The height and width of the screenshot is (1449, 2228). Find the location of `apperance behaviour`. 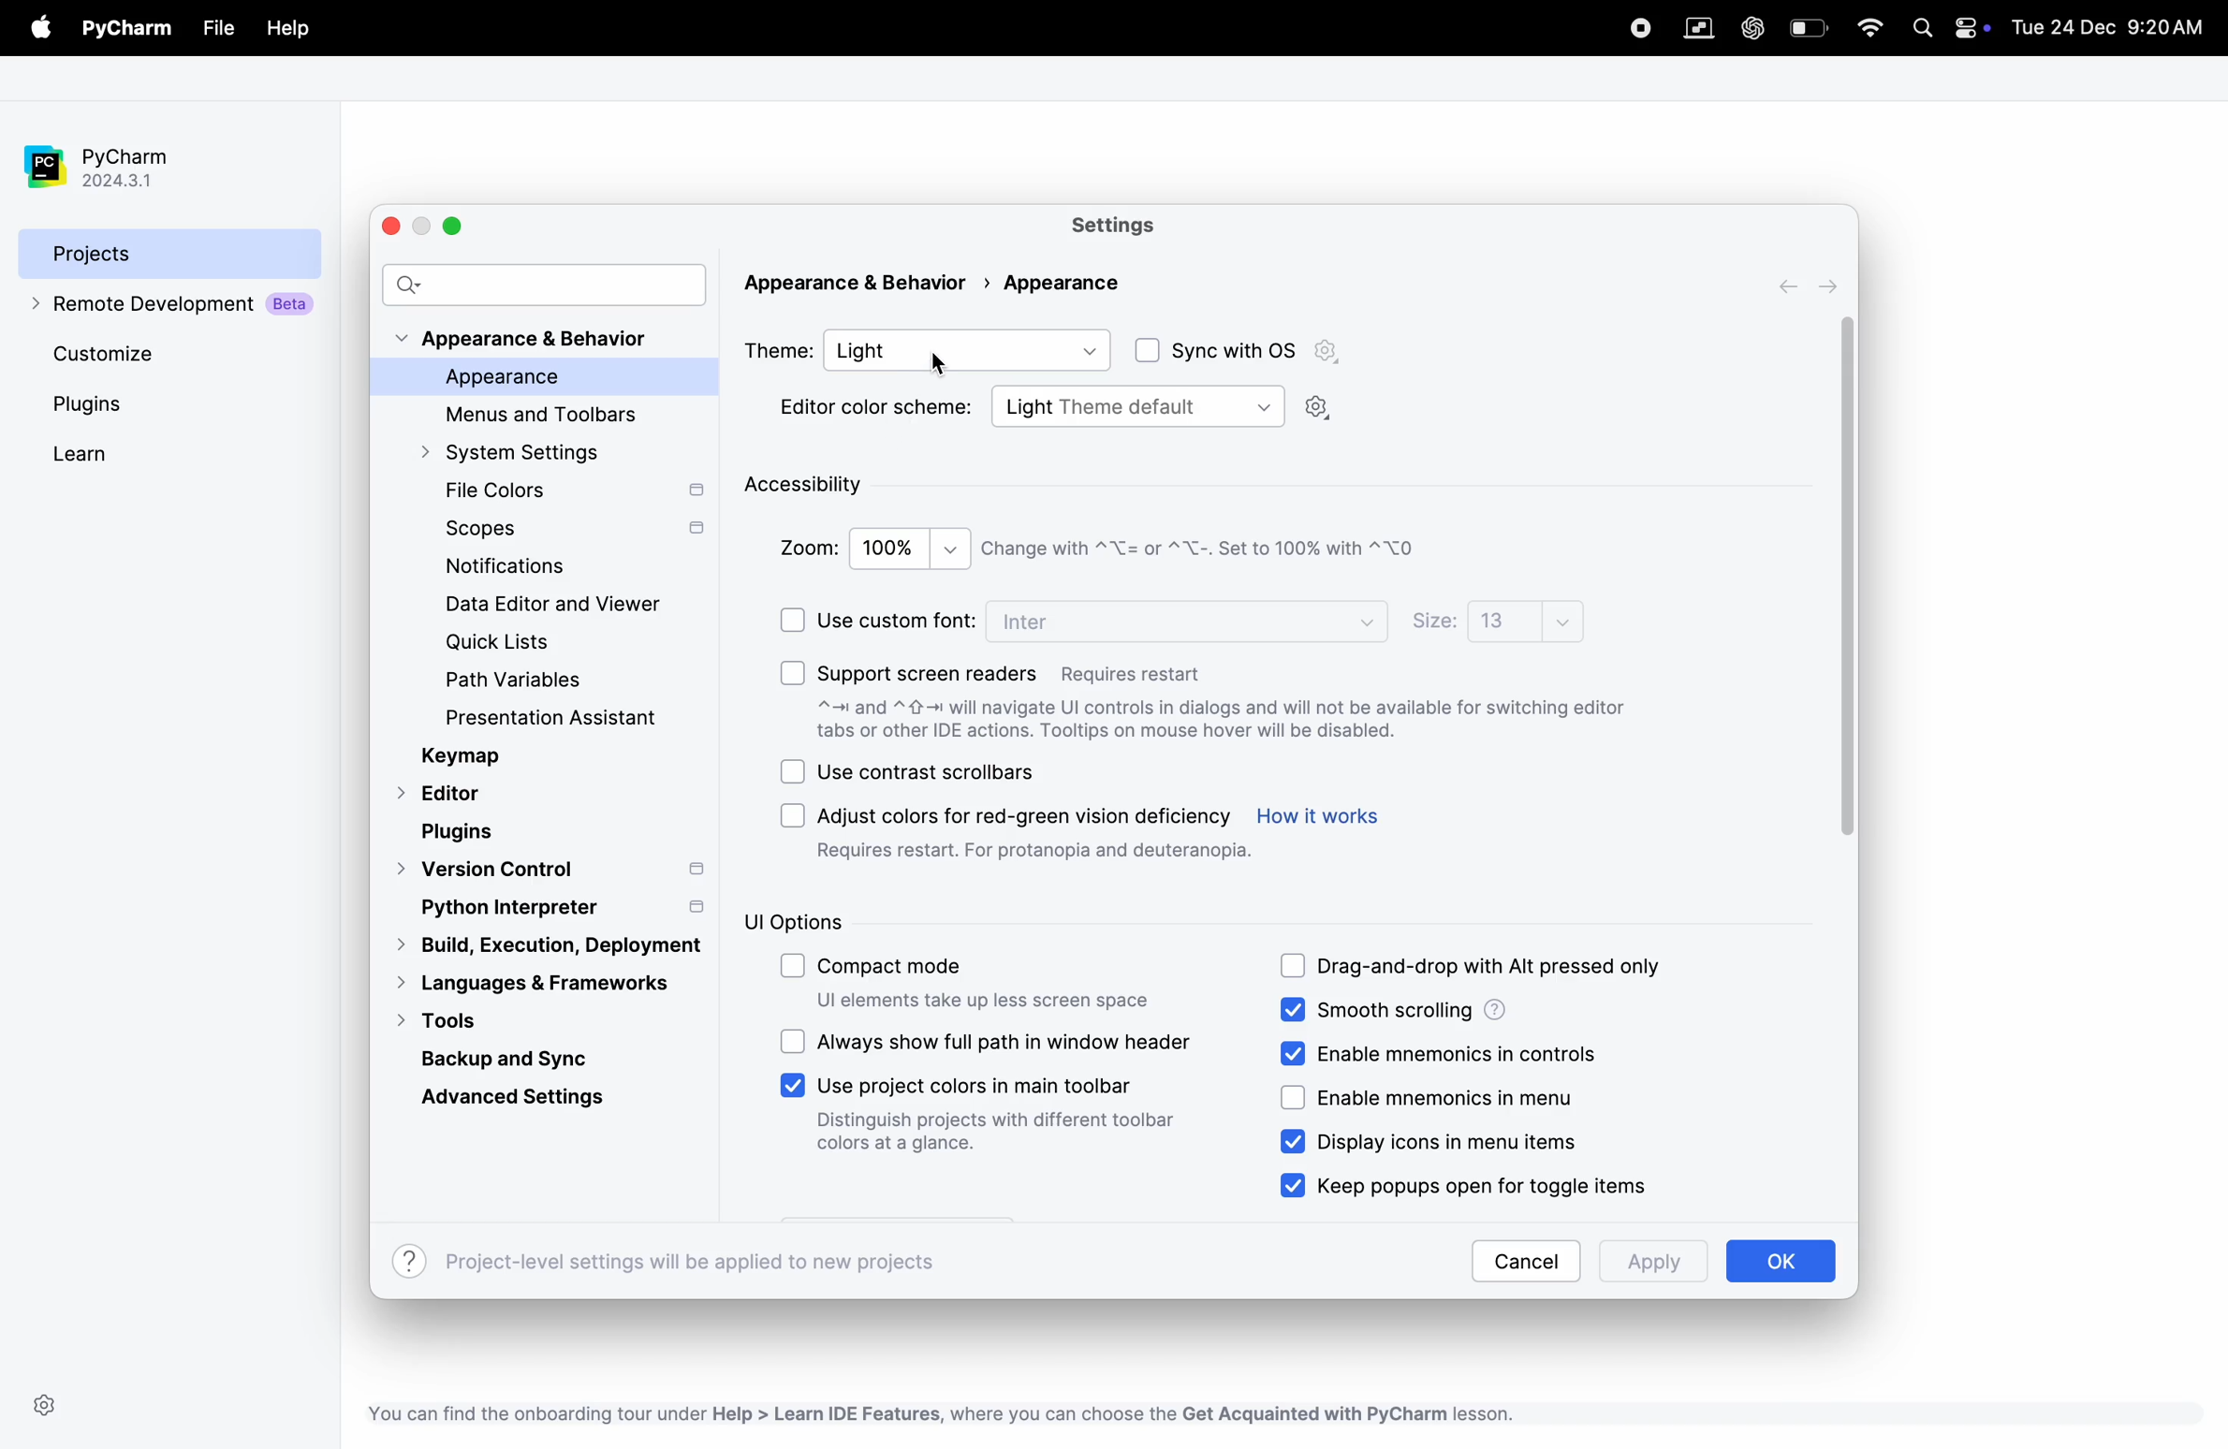

apperance behaviour is located at coordinates (527, 340).